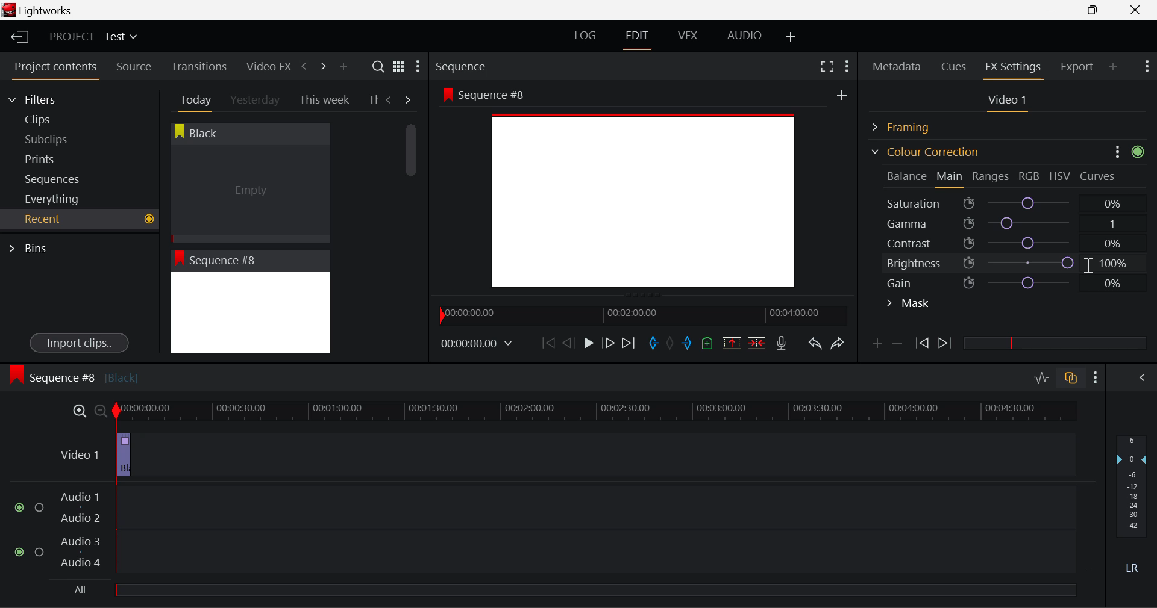 The image size is (1157, 608). I want to click on Cursor MOUSE_DOWN on Black Clip, so click(249, 182).